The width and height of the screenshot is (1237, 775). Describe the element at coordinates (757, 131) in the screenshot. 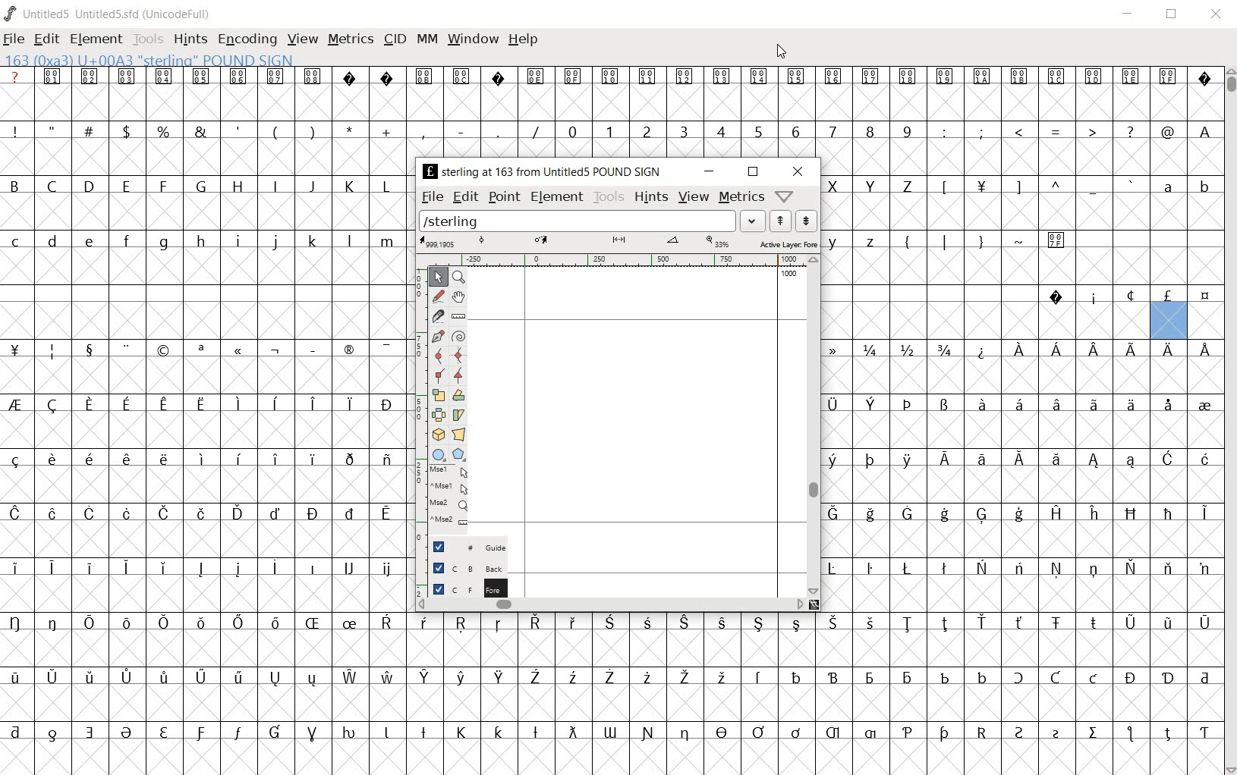

I see `5` at that location.